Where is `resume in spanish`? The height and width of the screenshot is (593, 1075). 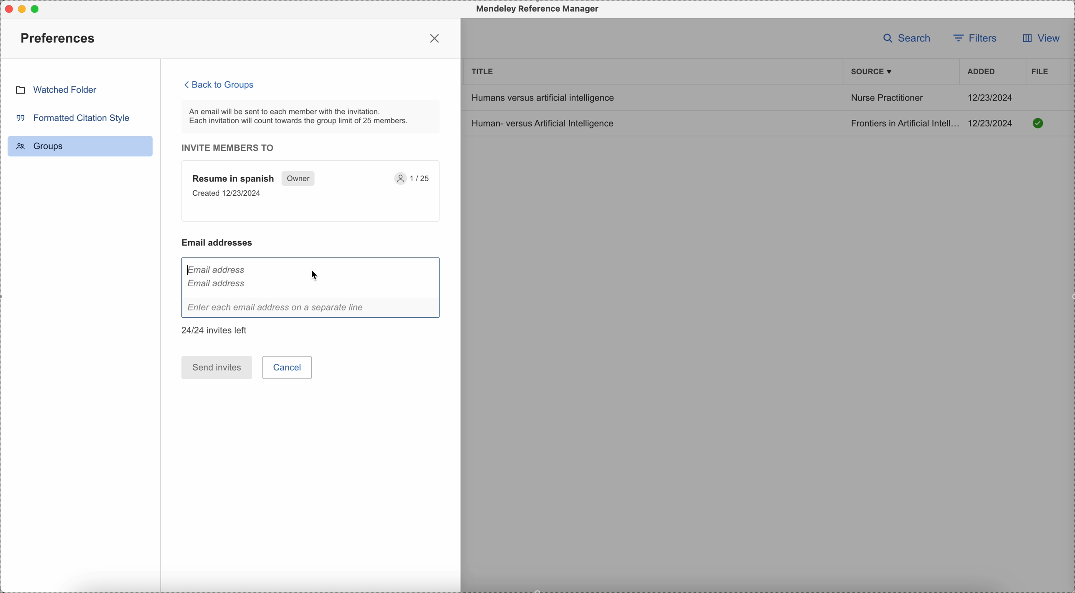
resume in spanish is located at coordinates (311, 192).